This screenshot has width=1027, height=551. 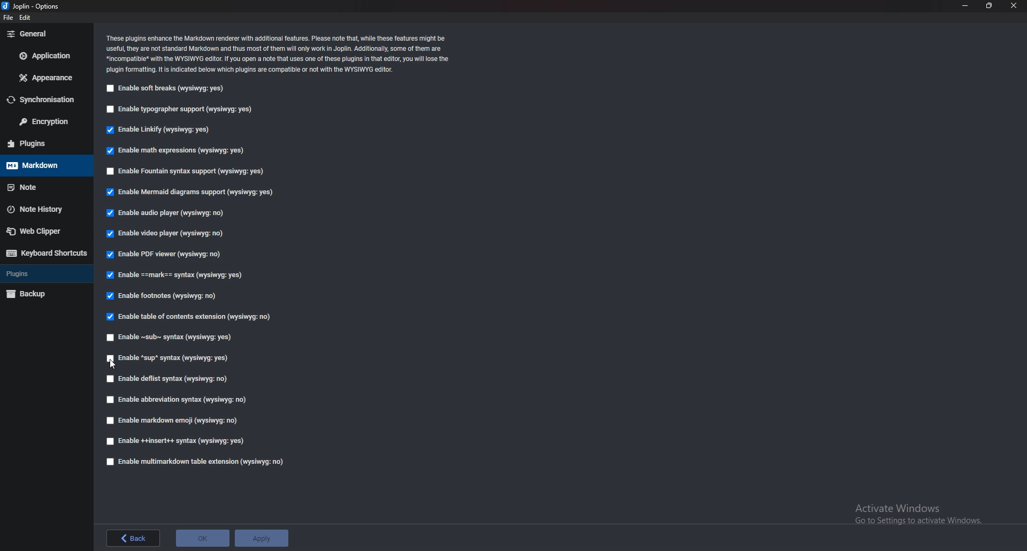 I want to click on Enable typographer support (wysiwyg: yes), so click(x=183, y=108).